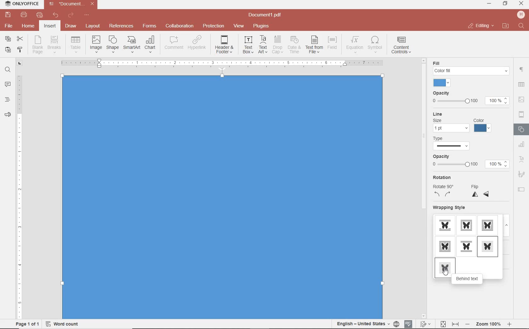 This screenshot has height=329, width=529. Describe the element at coordinates (522, 100) in the screenshot. I see `IMAGE` at that location.